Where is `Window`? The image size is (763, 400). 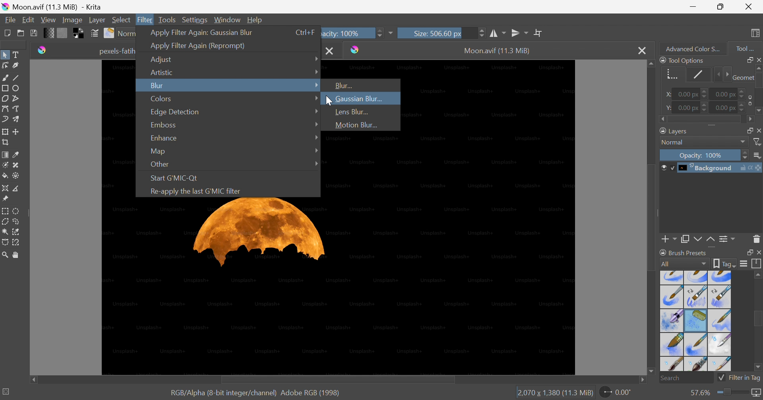 Window is located at coordinates (226, 20).